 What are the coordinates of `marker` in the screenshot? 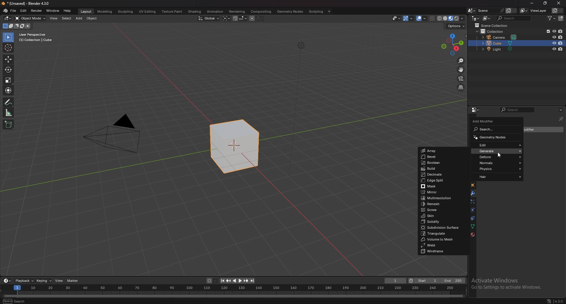 It's located at (73, 281).